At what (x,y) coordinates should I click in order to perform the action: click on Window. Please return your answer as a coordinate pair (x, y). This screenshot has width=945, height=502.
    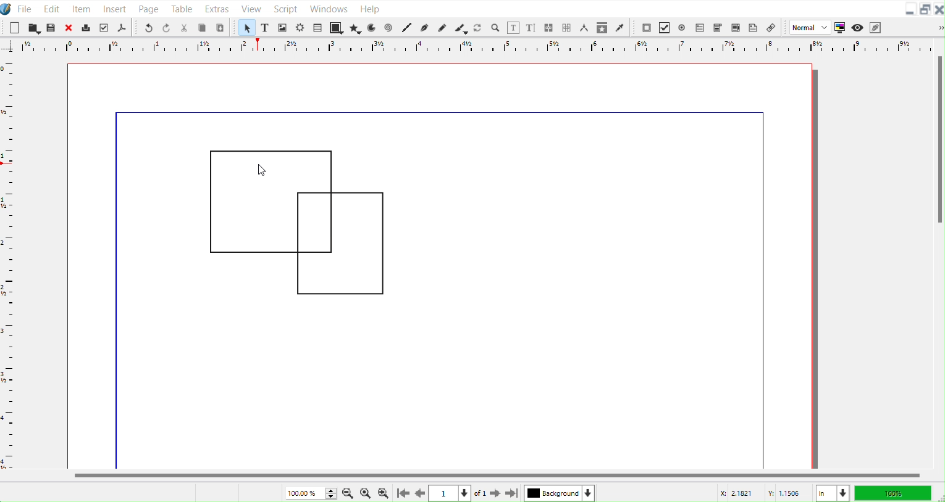
    Looking at the image, I should click on (329, 8).